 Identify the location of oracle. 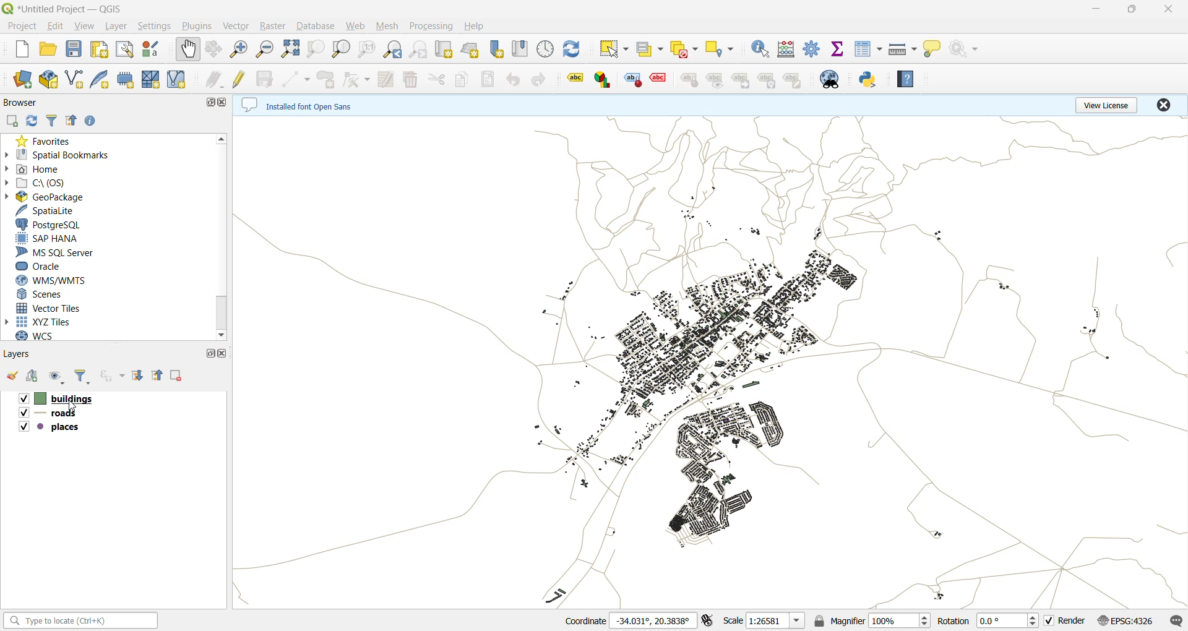
(54, 267).